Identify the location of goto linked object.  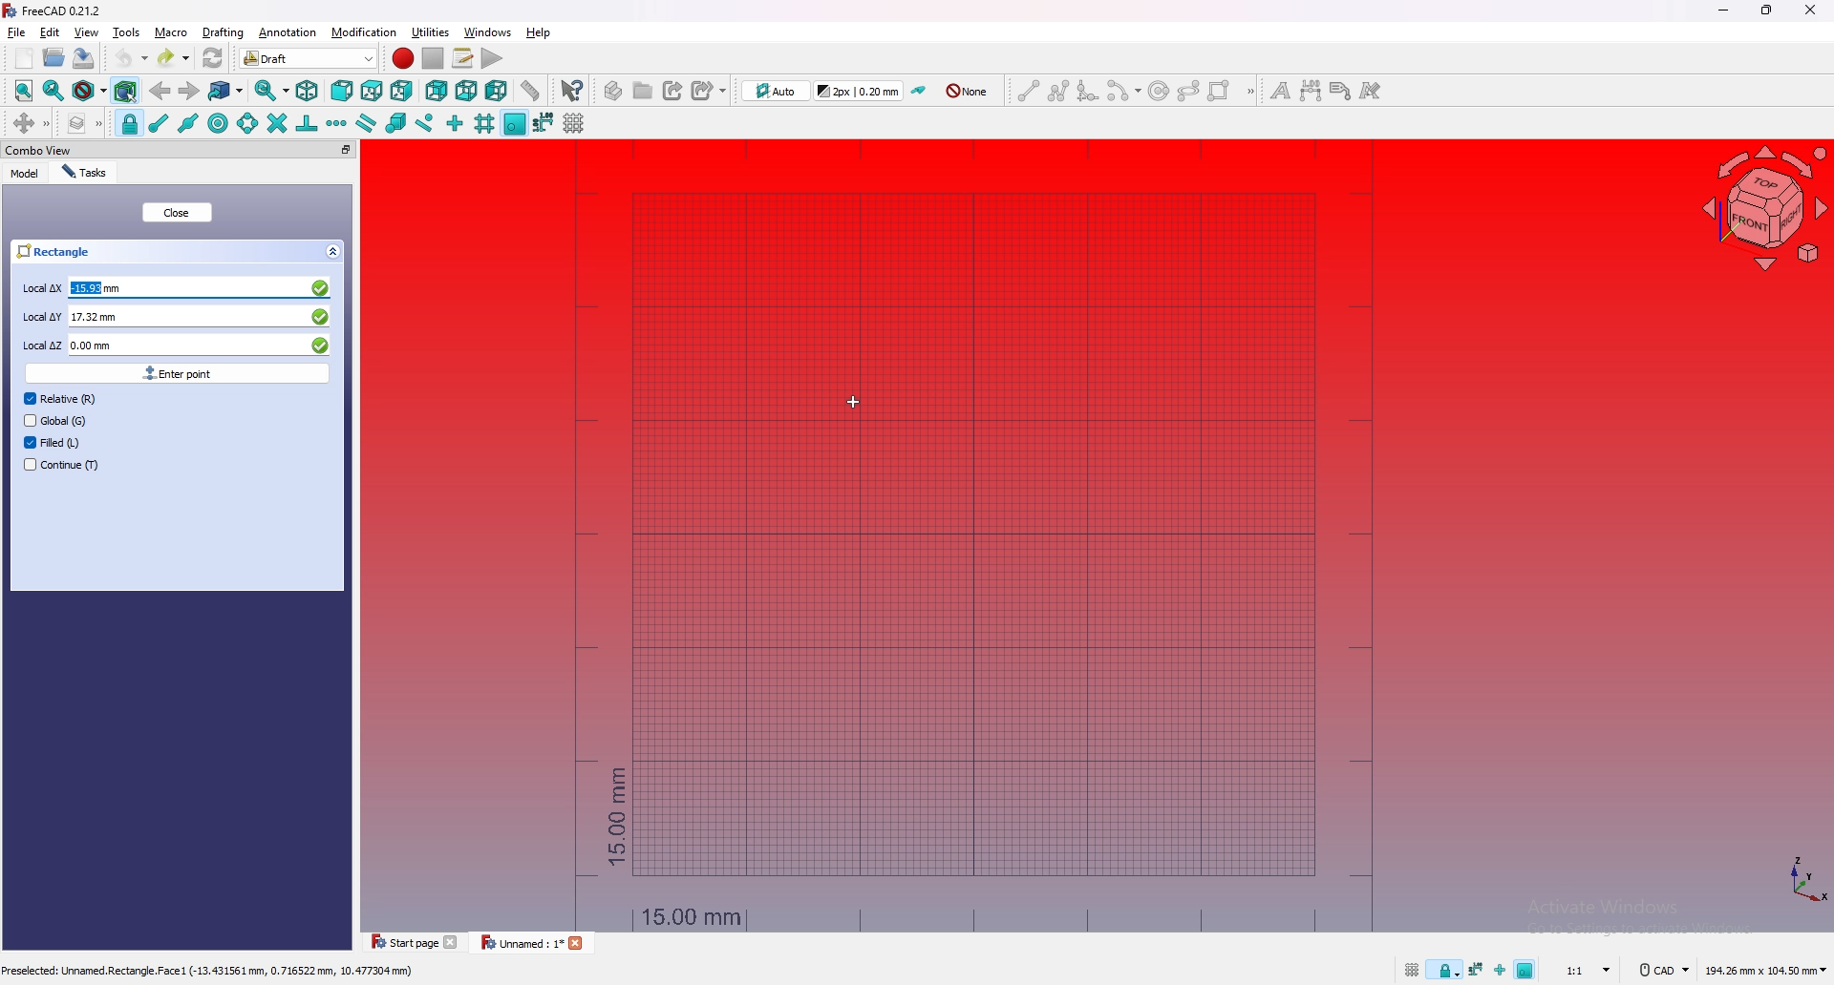
(227, 92).